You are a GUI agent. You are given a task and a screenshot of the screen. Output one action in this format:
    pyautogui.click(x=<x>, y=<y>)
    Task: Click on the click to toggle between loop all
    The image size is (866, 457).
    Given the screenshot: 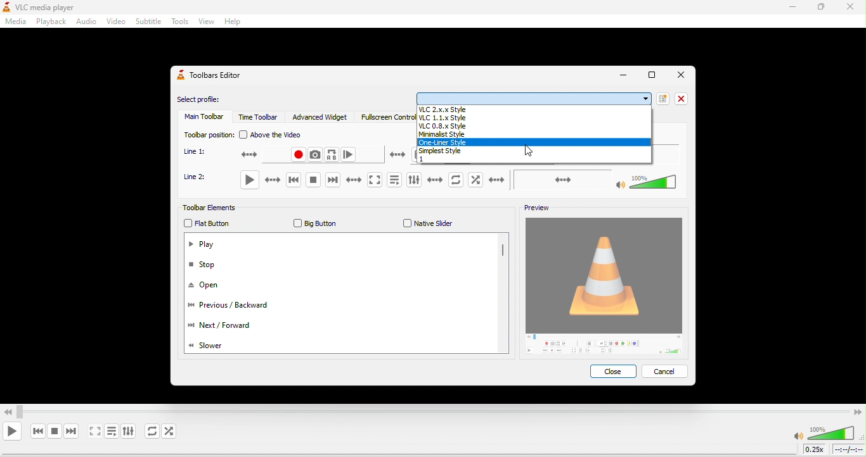 What is the action you would take?
    pyautogui.click(x=456, y=180)
    